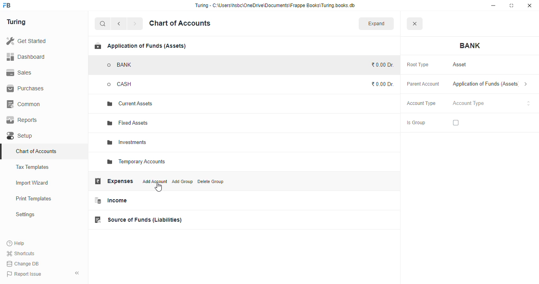 This screenshot has height=284, width=539. What do you see at coordinates (130, 104) in the screenshot?
I see `current assets` at bounding box center [130, 104].